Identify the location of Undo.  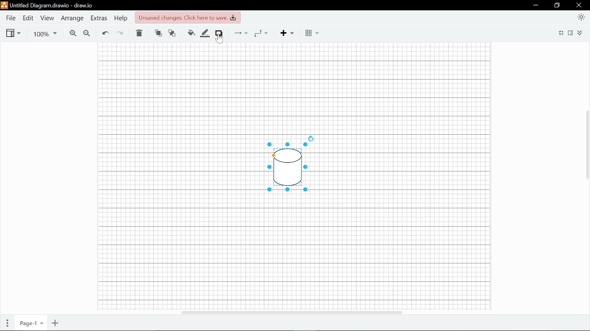
(106, 33).